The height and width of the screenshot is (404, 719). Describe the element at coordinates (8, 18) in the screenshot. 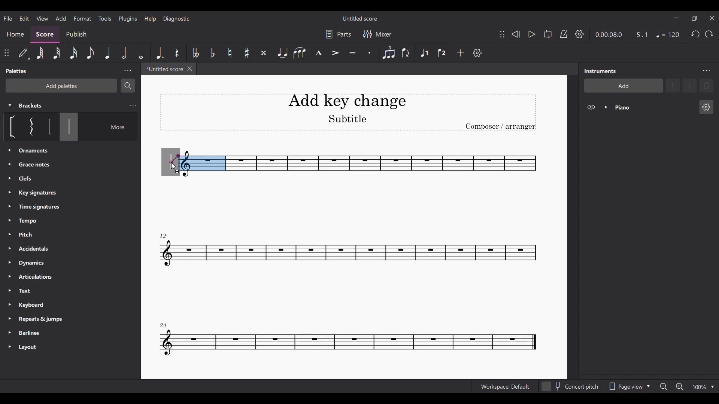

I see `File menu` at that location.